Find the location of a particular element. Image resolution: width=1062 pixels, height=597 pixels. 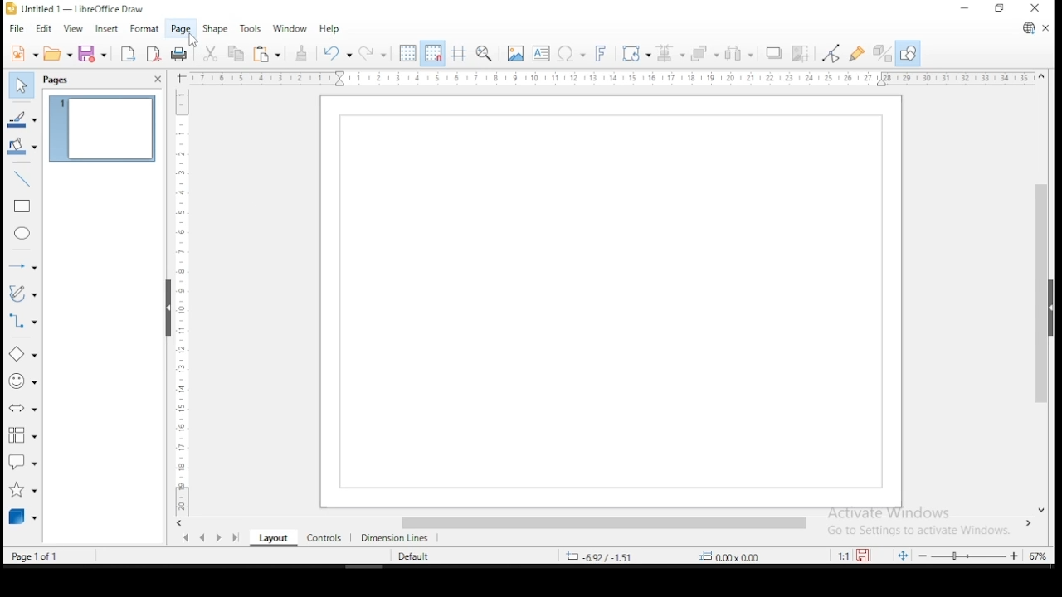

callout shapes is located at coordinates (22, 464).